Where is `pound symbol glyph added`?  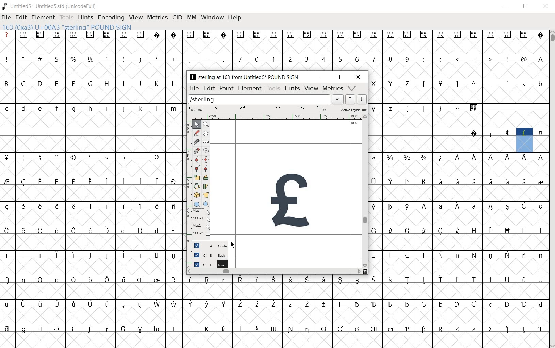 pound symbol glyph added is located at coordinates (293, 202).